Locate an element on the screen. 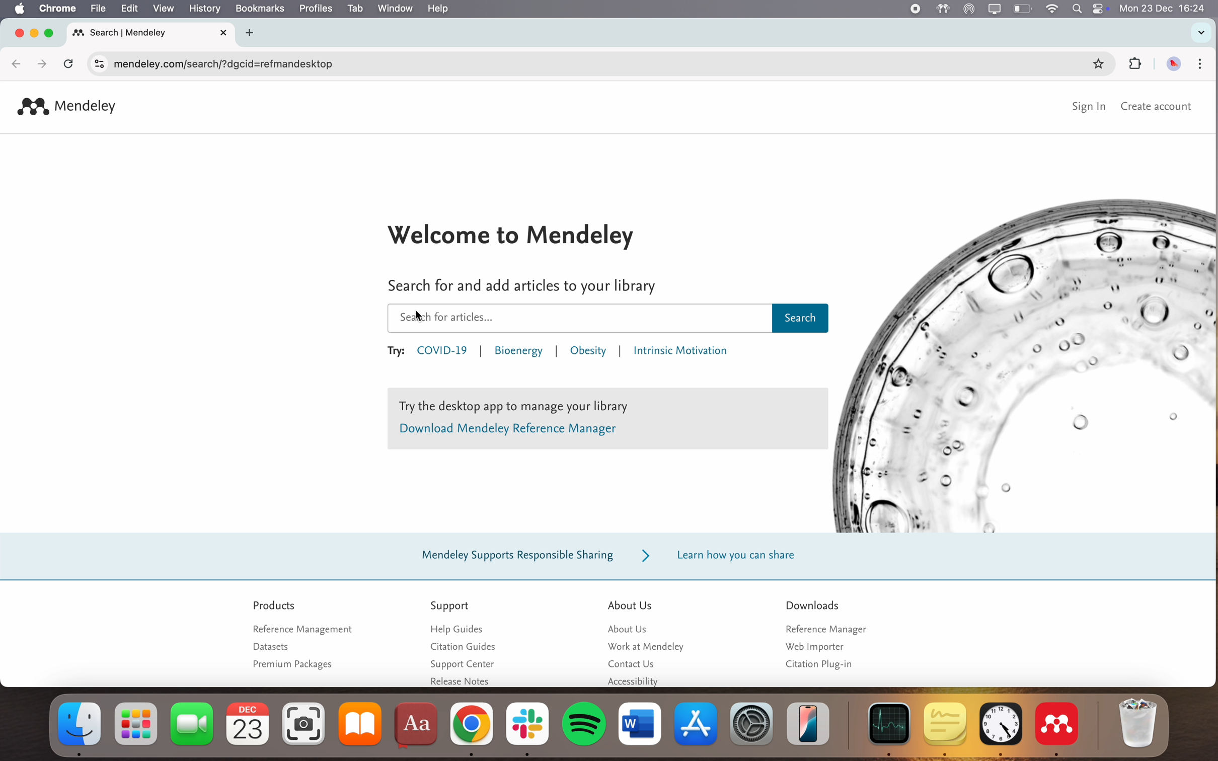  new tab is located at coordinates (255, 32).